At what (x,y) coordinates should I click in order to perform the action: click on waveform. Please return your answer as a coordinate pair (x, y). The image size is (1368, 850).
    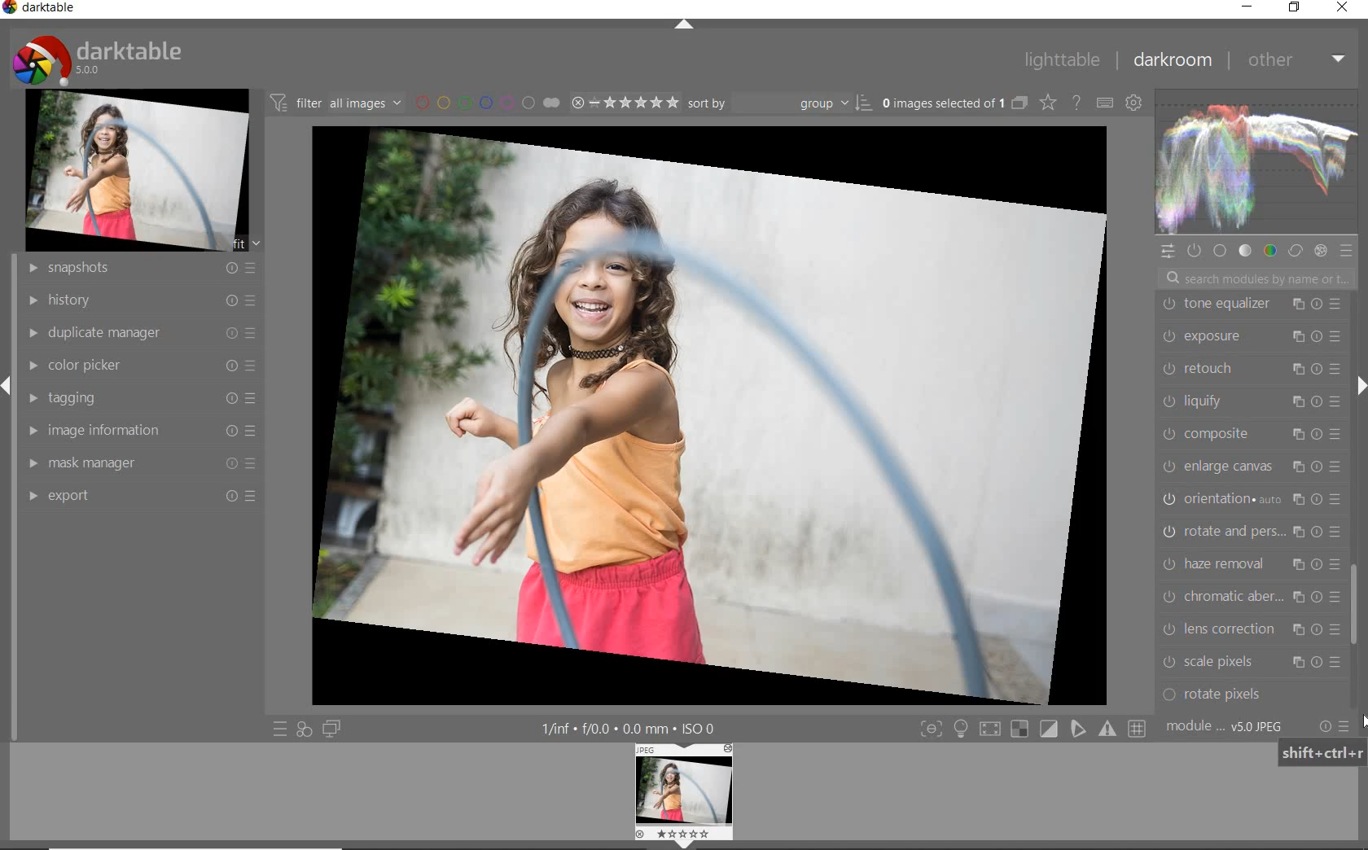
    Looking at the image, I should click on (1255, 162).